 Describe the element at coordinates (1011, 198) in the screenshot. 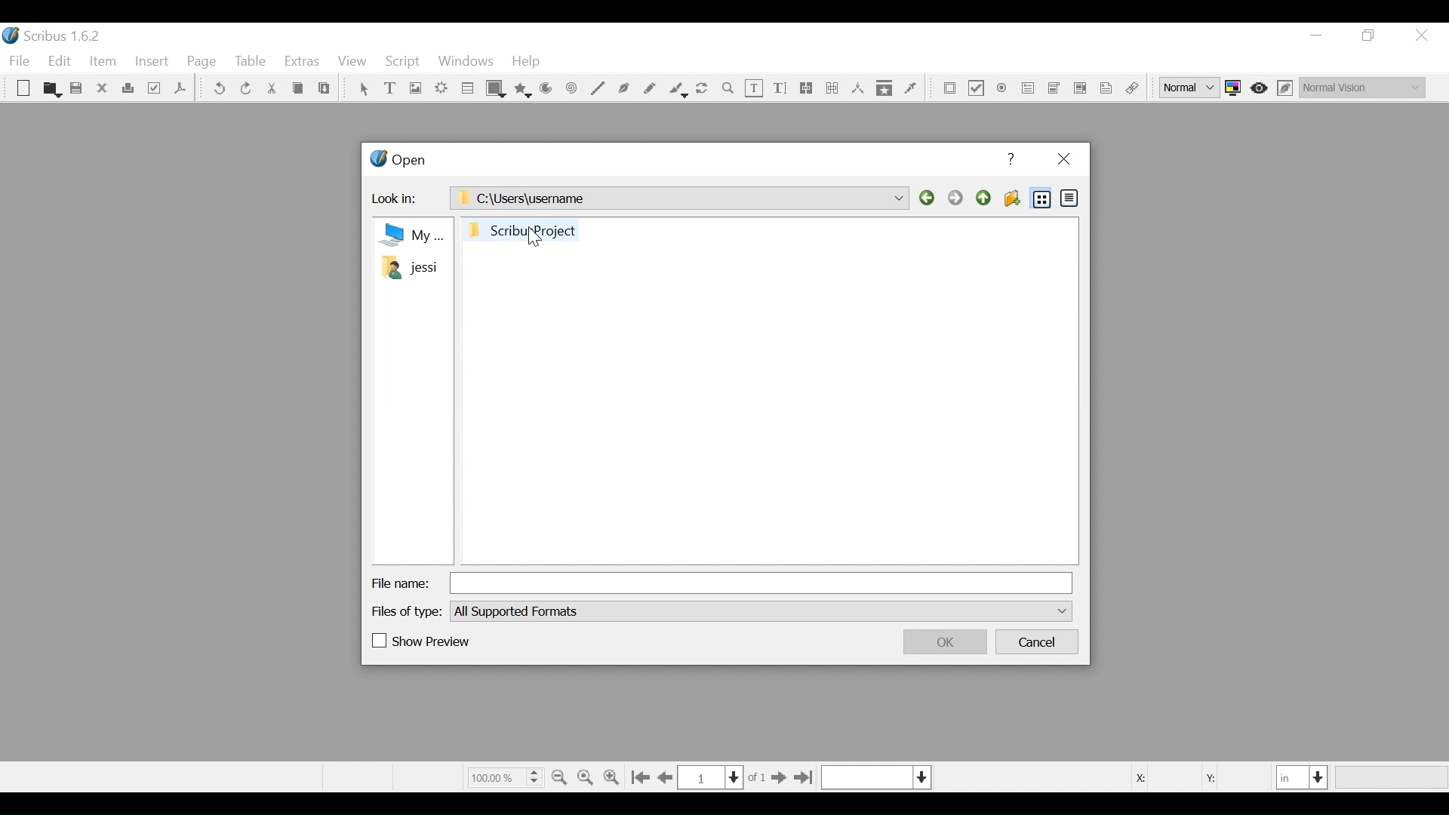

I see `Create Folder` at that location.